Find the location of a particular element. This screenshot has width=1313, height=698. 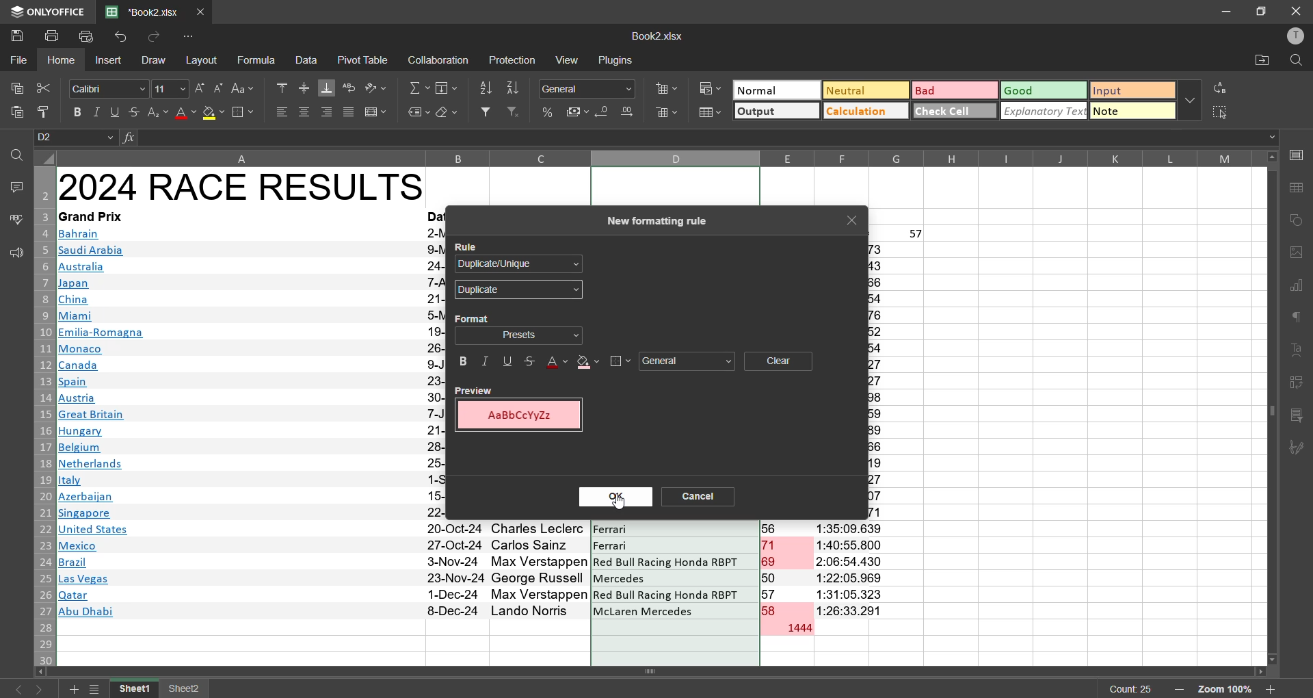

align center is located at coordinates (304, 111).